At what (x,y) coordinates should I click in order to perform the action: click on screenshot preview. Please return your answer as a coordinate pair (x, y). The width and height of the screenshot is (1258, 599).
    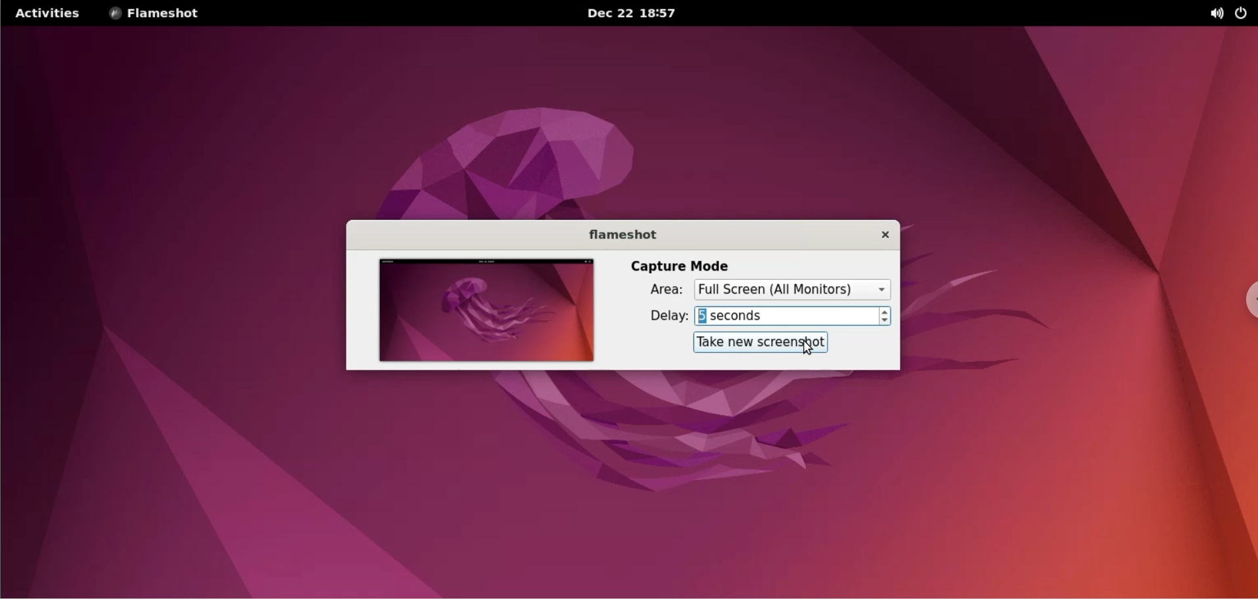
    Looking at the image, I should click on (483, 311).